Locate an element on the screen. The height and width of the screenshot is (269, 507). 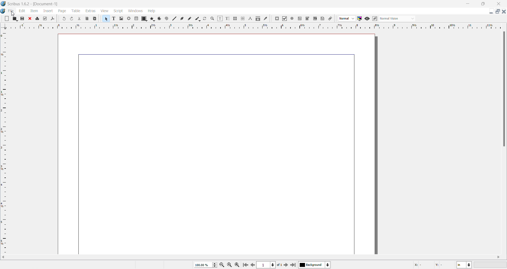
icon is located at coordinates (258, 20).